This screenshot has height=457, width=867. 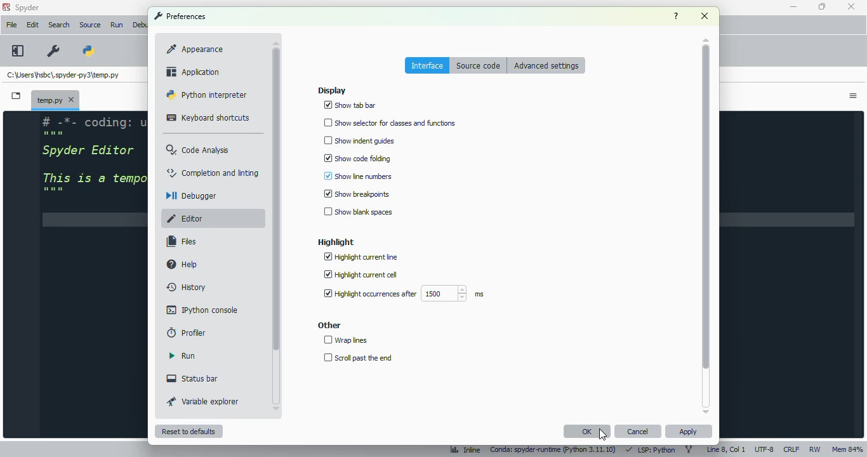 What do you see at coordinates (207, 95) in the screenshot?
I see `python interpreter` at bounding box center [207, 95].